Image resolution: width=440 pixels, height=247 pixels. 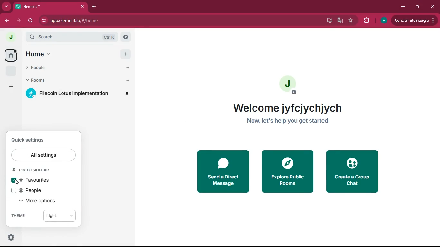 What do you see at coordinates (127, 68) in the screenshot?
I see `Add people` at bounding box center [127, 68].